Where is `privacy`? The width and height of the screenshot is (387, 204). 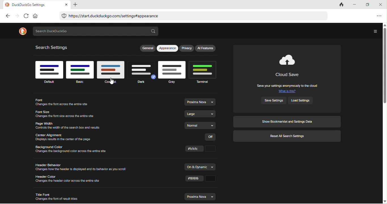
privacy is located at coordinates (187, 49).